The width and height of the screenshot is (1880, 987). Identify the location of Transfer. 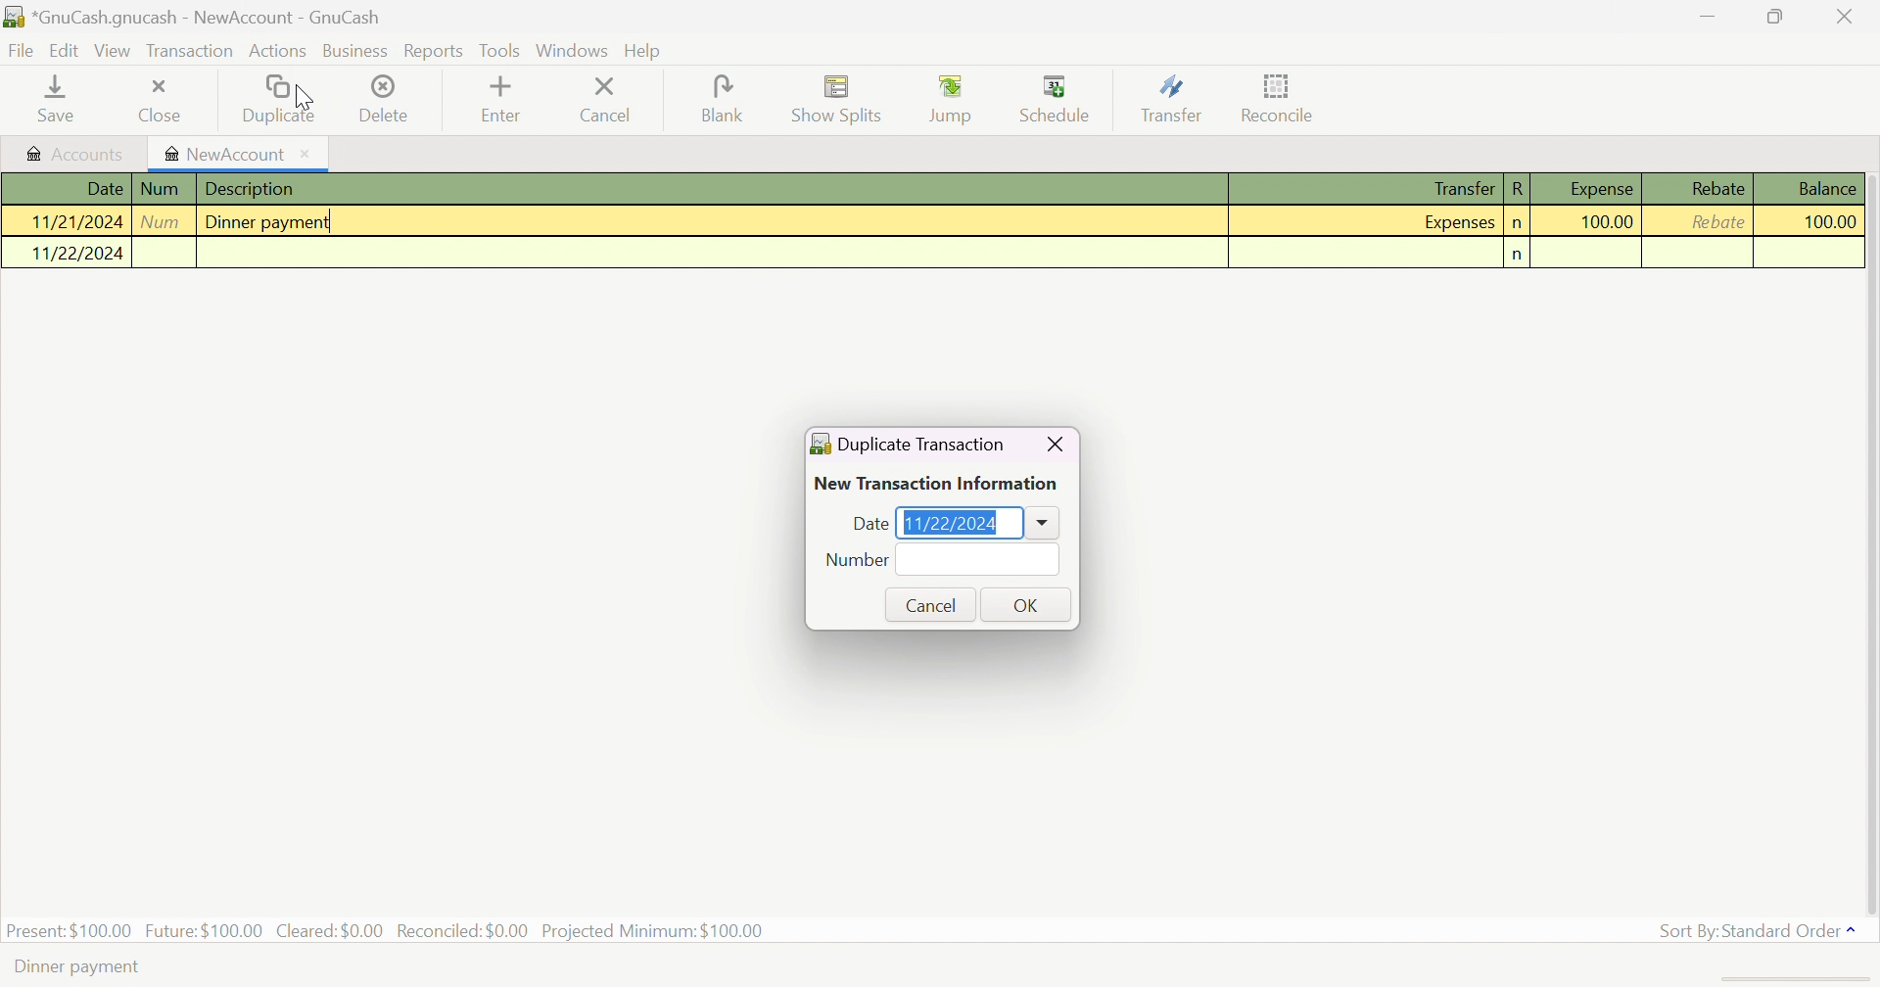
(1174, 100).